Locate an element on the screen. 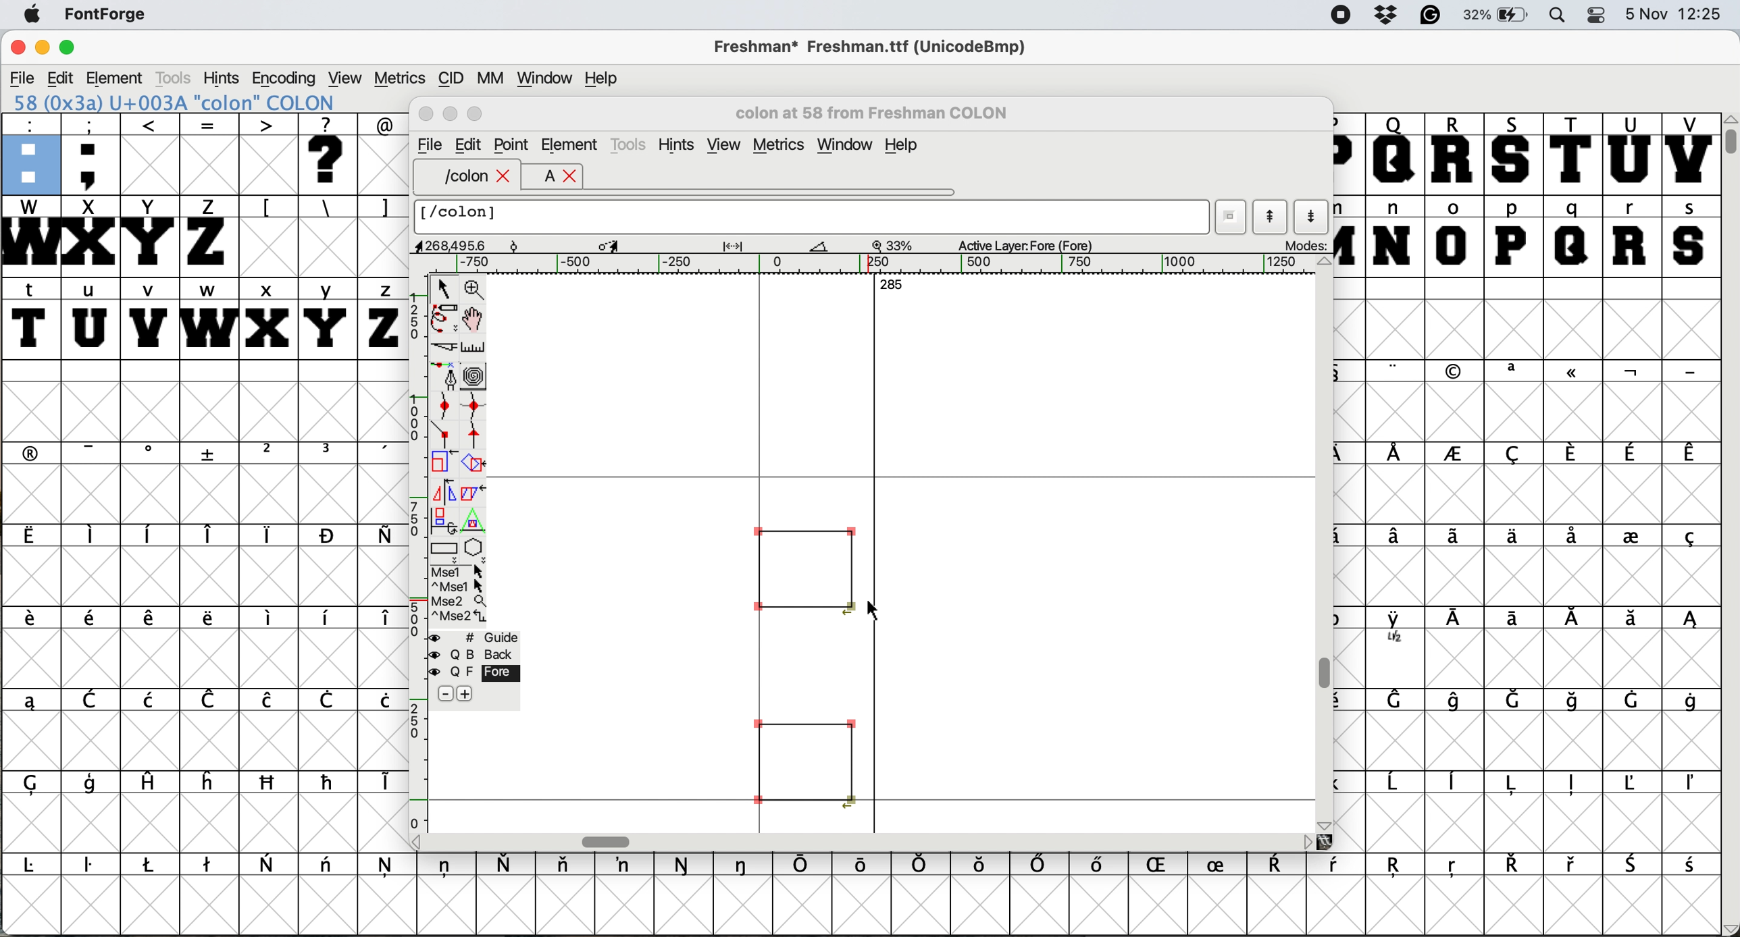  symbol is located at coordinates (447, 867).